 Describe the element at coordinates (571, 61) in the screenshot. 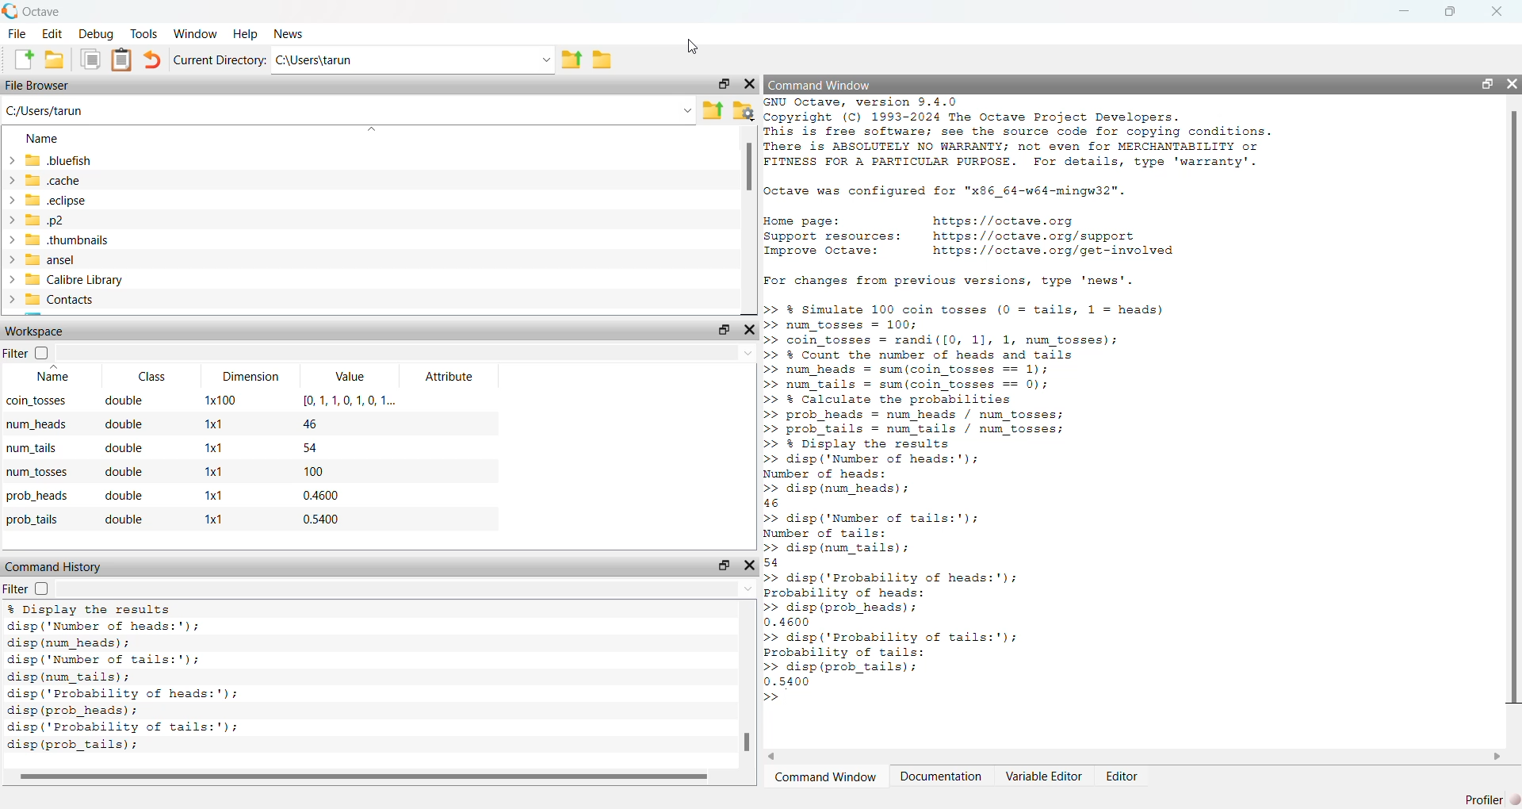

I see `previous folder` at that location.